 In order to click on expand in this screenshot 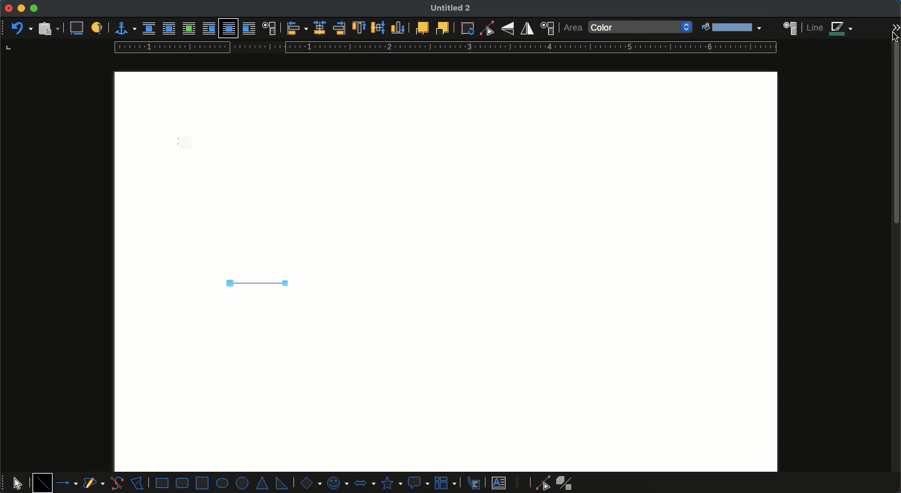, I will do `click(896, 24)`.